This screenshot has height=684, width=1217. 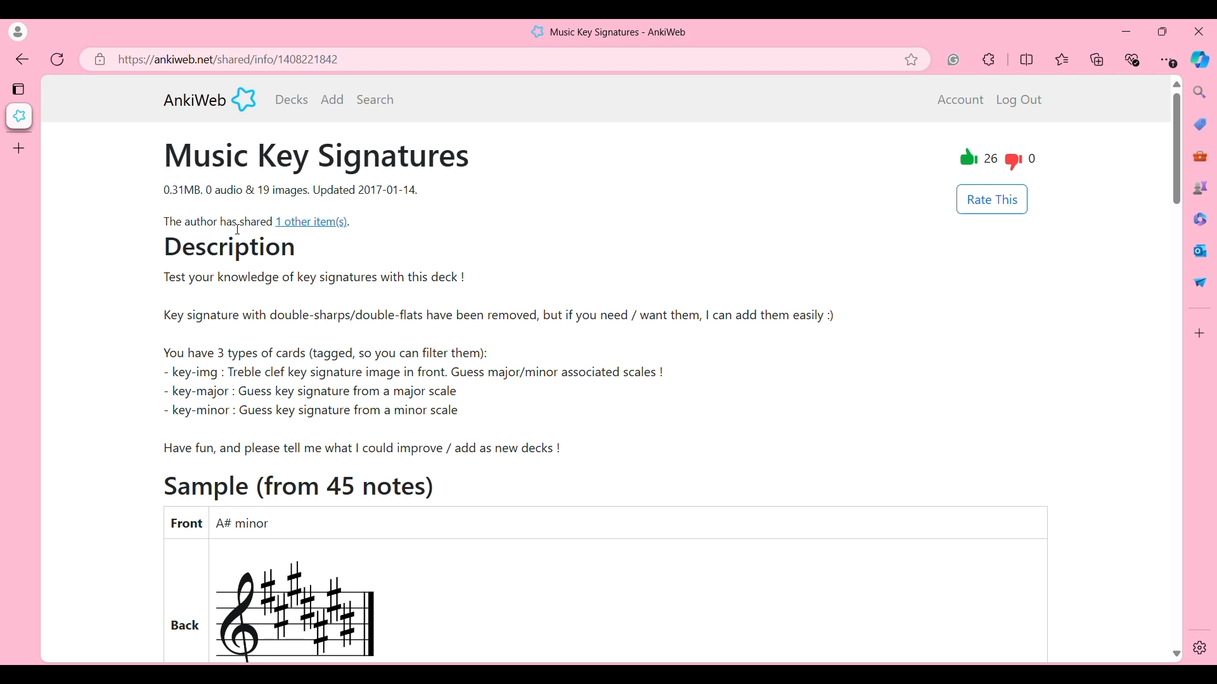 What do you see at coordinates (536, 31) in the screenshot?
I see `Software logo` at bounding box center [536, 31].